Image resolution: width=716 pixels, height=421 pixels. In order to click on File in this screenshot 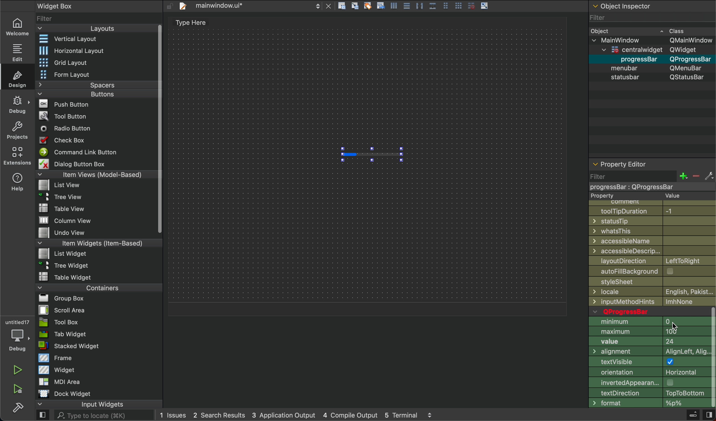, I will do `click(66, 221)`.